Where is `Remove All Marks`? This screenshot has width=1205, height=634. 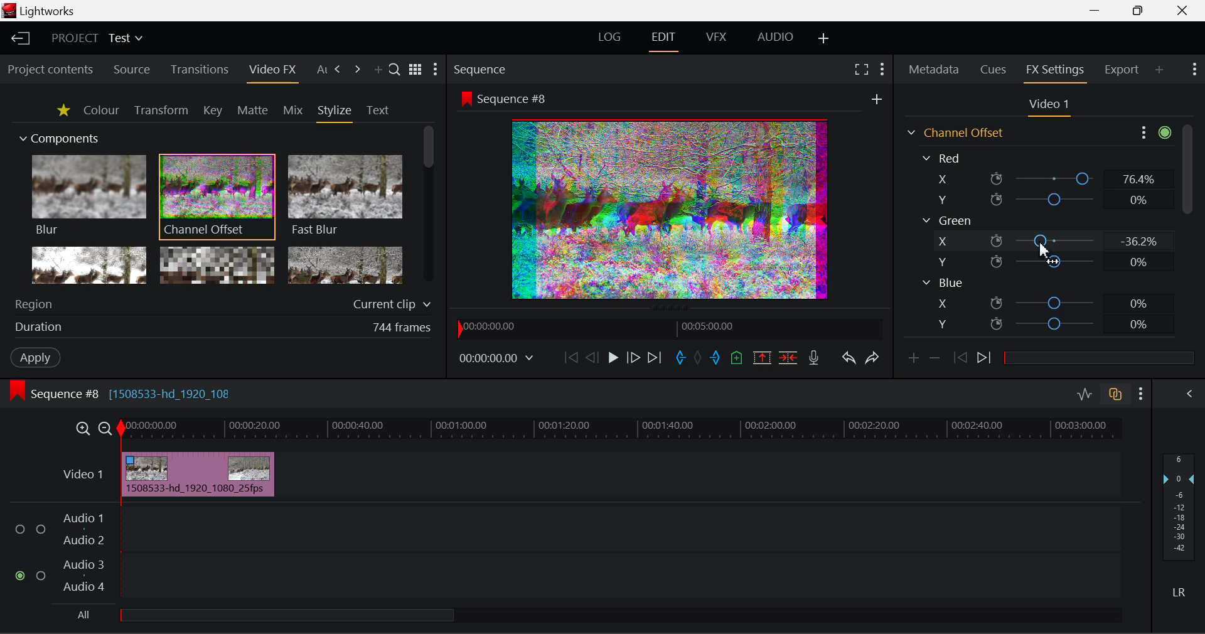
Remove All Marks is located at coordinates (697, 358).